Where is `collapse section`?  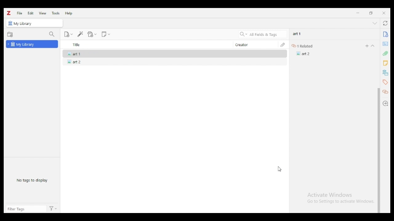 collapse section is located at coordinates (373, 46).